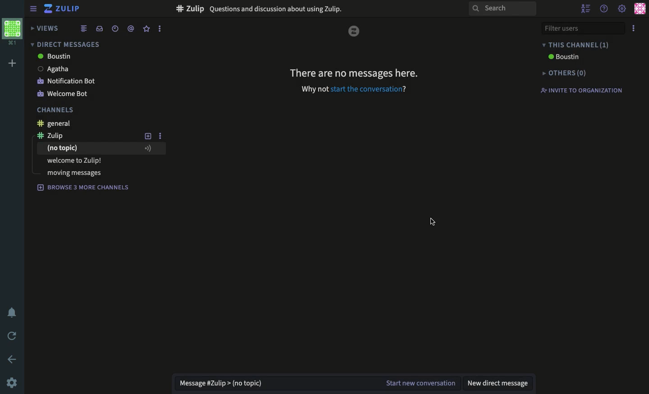 The height and width of the screenshot is (394, 649). Describe the element at coordinates (146, 29) in the screenshot. I see `favorite` at that location.